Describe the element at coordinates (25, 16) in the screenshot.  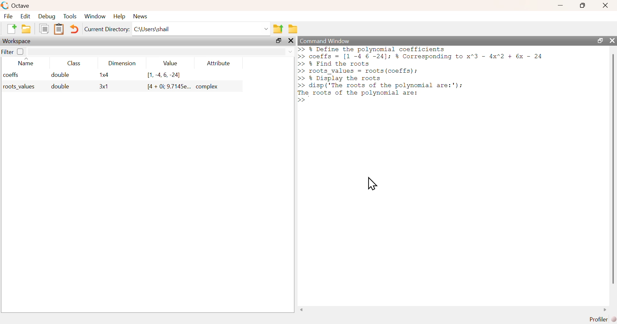
I see `Edit` at that location.